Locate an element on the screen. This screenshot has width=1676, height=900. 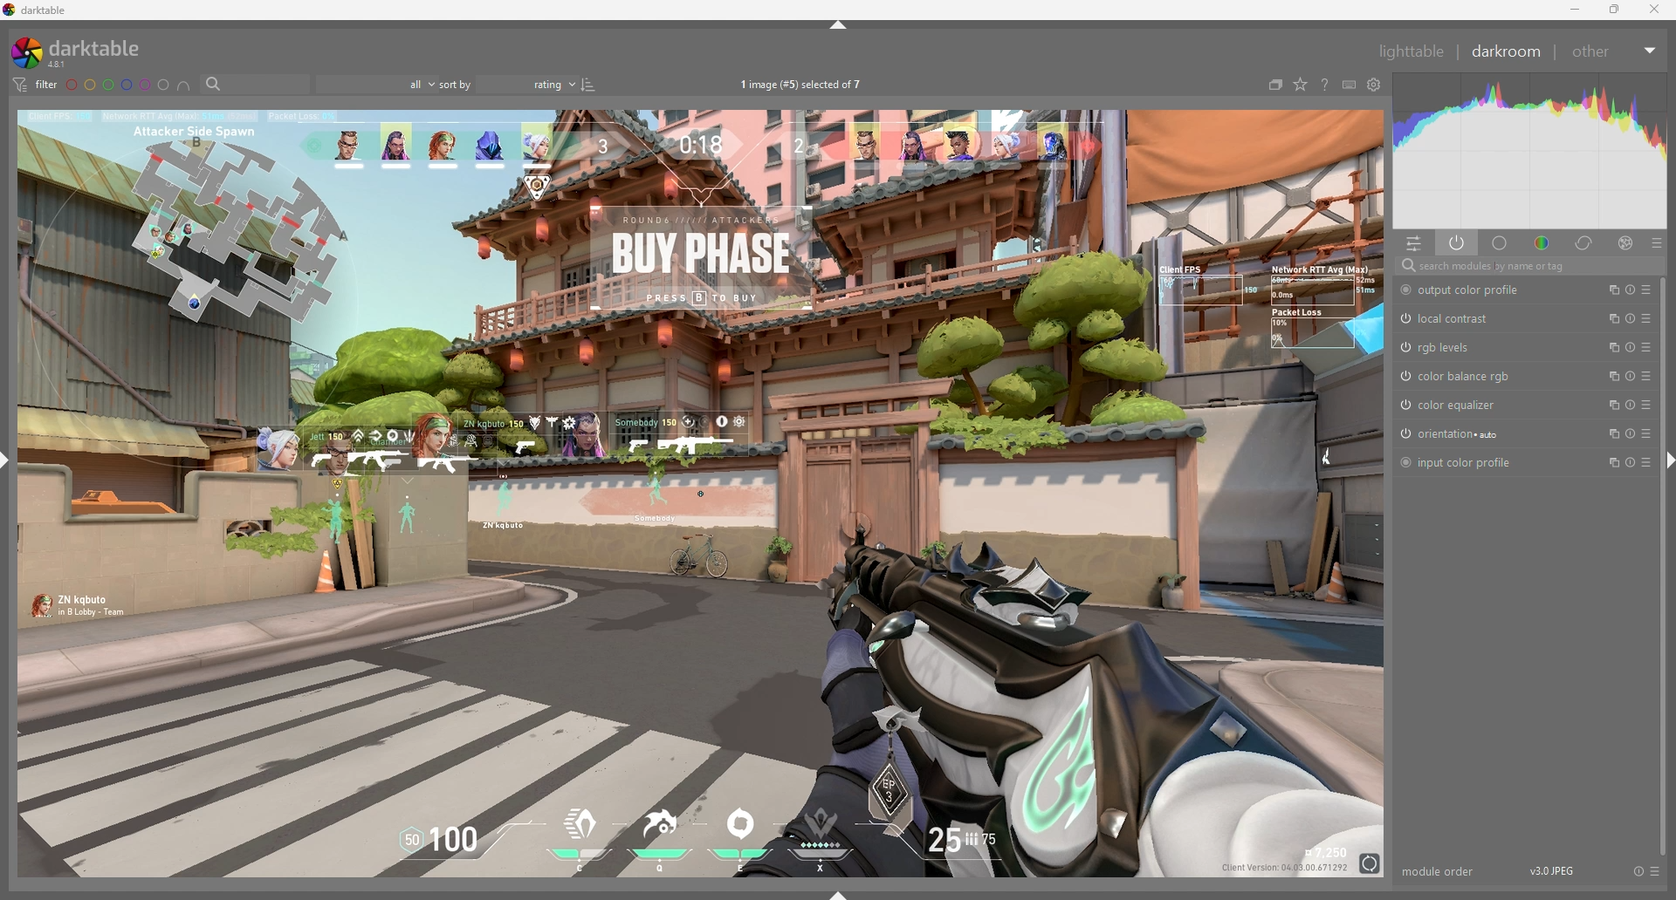
reset is located at coordinates (1631, 318).